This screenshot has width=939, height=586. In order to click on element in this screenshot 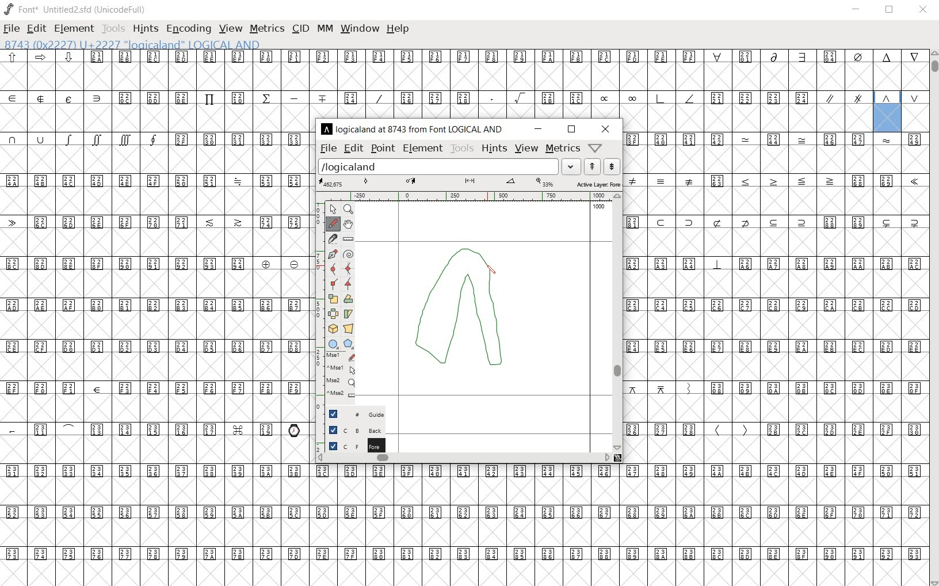, I will do `click(423, 148)`.